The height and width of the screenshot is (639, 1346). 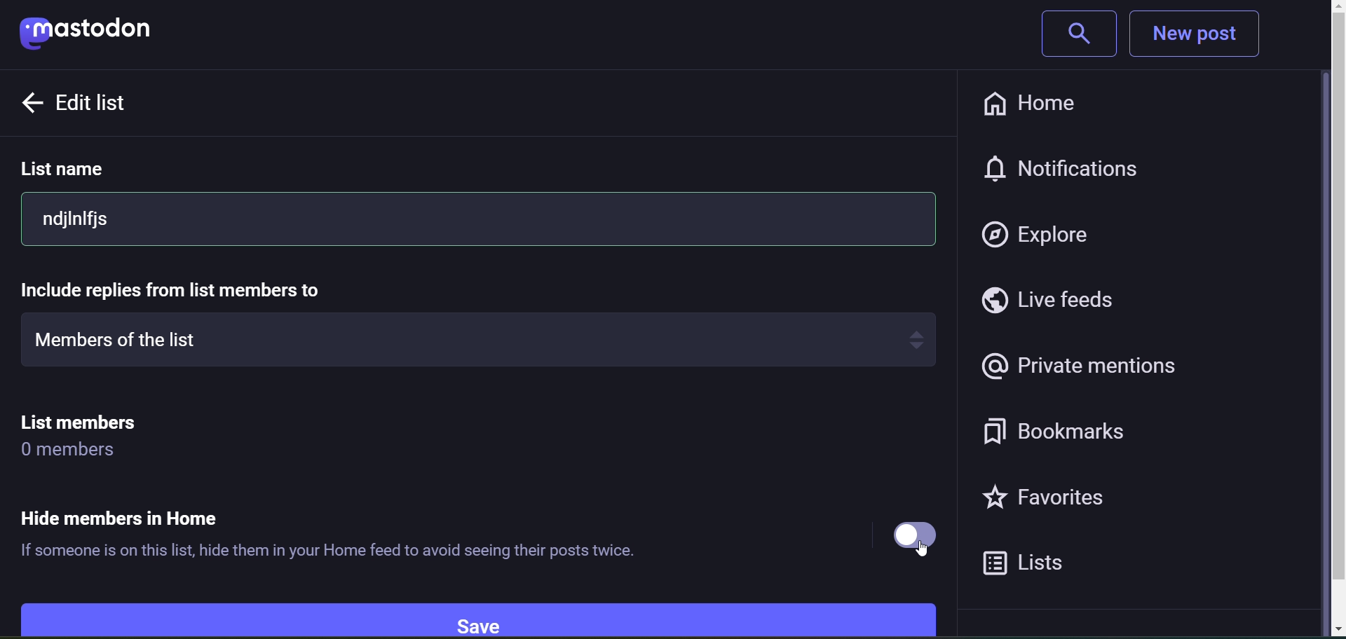 What do you see at coordinates (1027, 101) in the screenshot?
I see `home` at bounding box center [1027, 101].